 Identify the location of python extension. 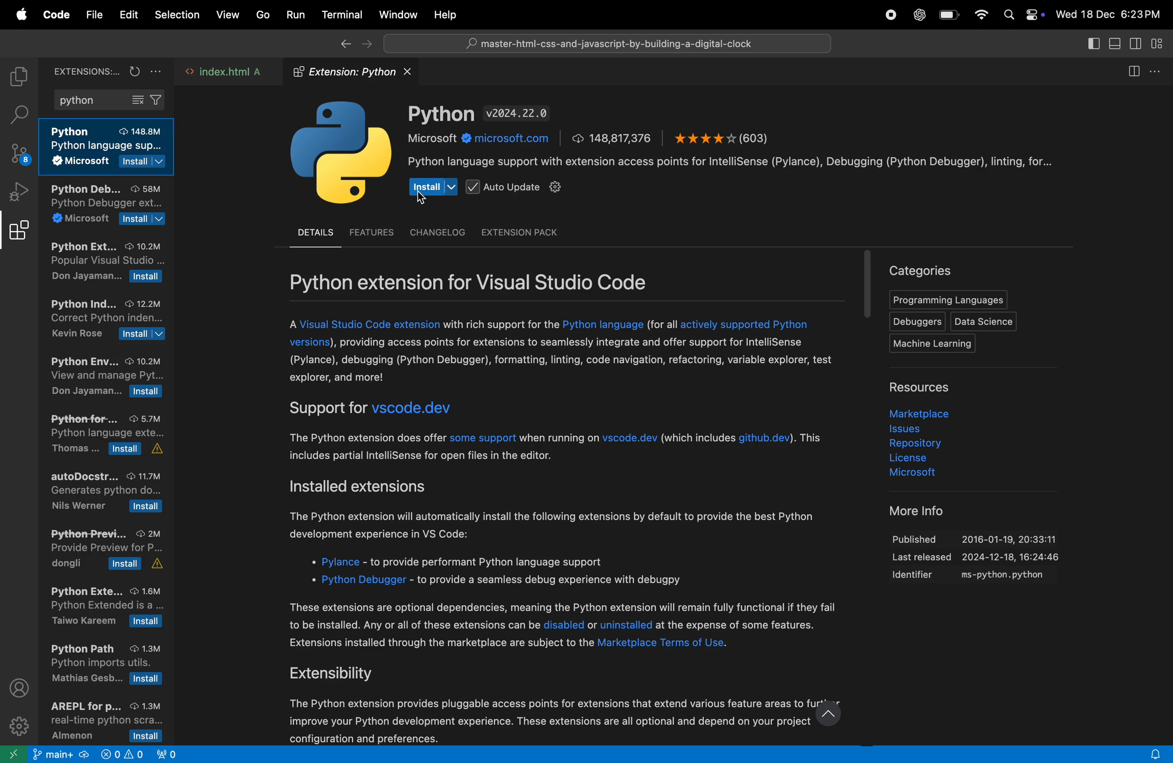
(110, 148).